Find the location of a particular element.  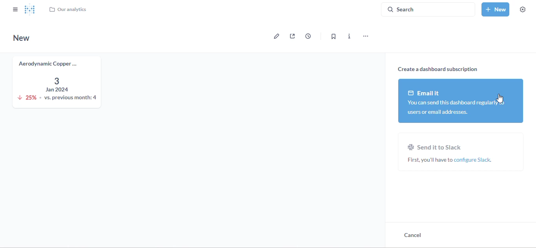

sharing is located at coordinates (292, 36).